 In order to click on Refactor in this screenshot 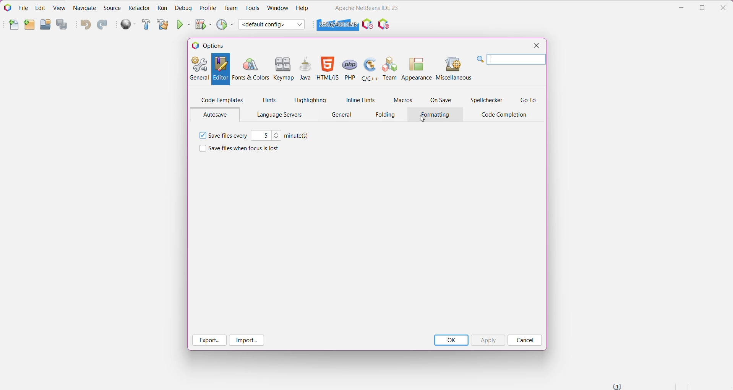, I will do `click(139, 8)`.